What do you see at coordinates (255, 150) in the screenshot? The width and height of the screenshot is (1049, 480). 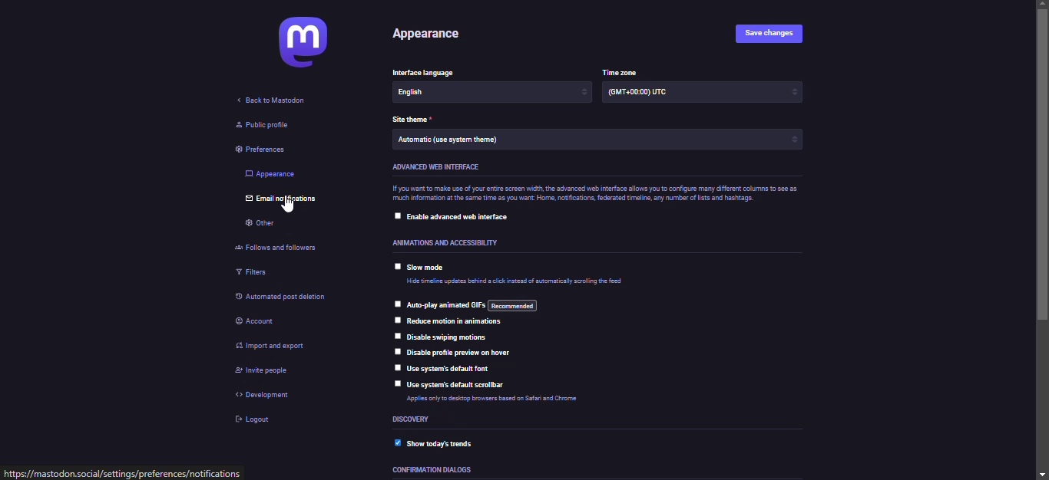 I see `preferences` at bounding box center [255, 150].